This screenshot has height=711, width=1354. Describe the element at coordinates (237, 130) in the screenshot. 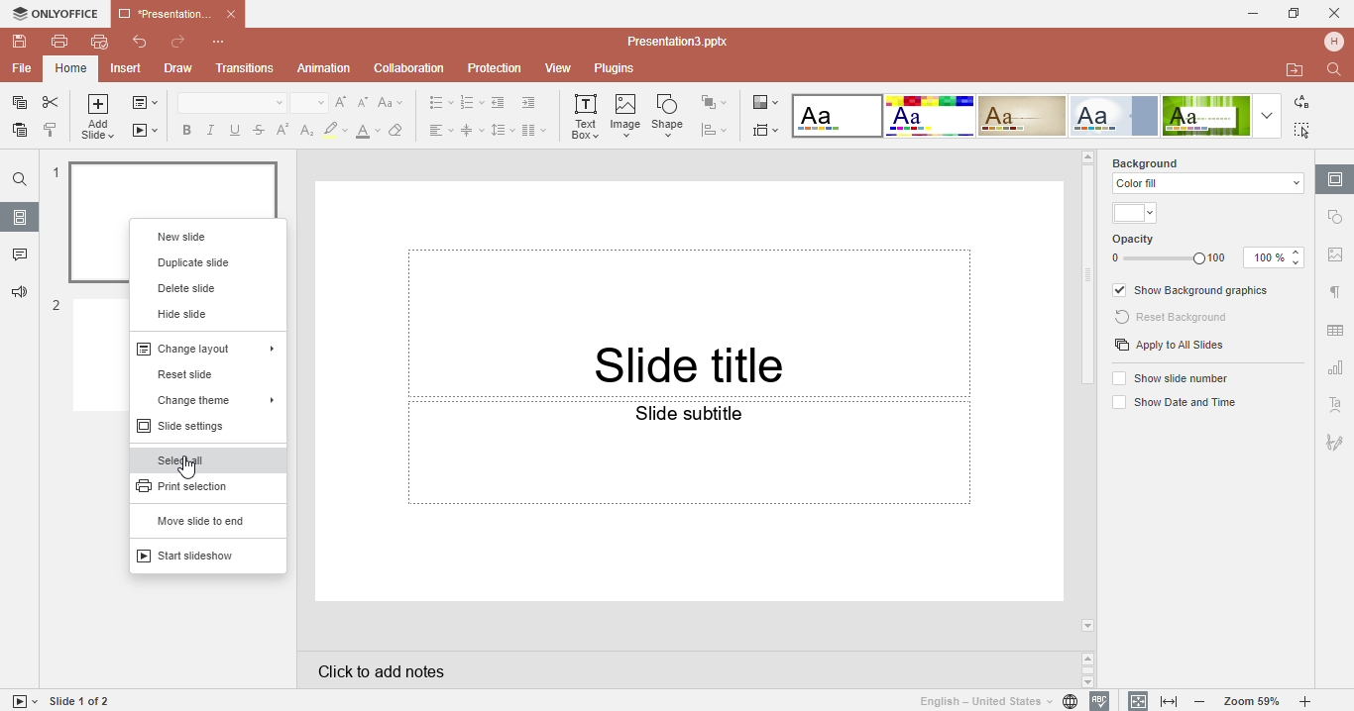

I see `Underline` at that location.